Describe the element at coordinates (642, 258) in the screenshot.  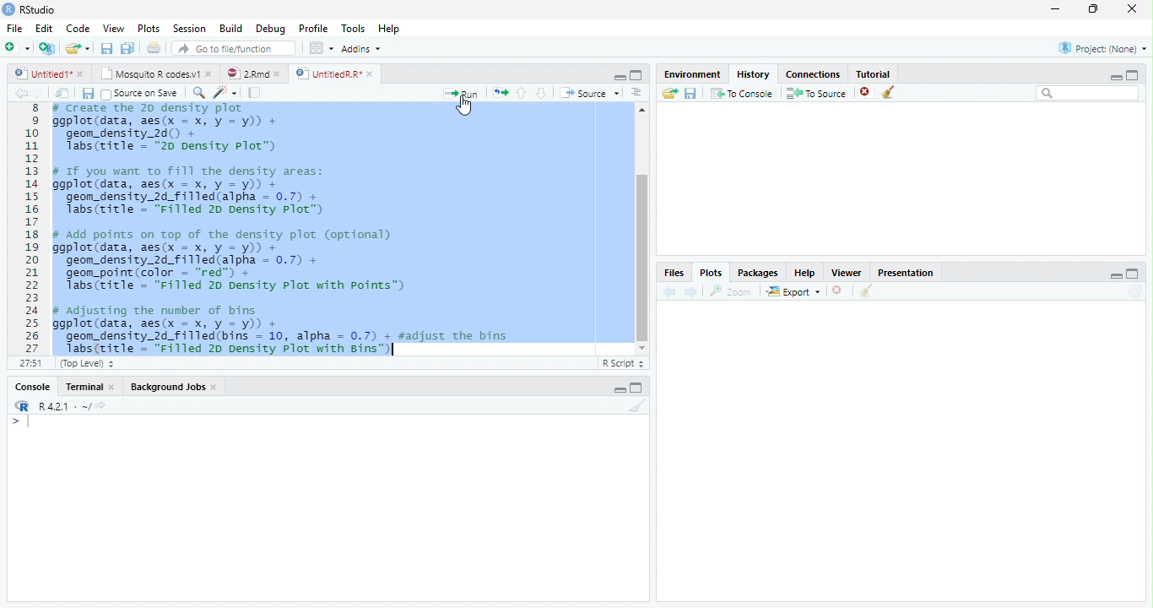
I see `vertical Scrollbar` at that location.